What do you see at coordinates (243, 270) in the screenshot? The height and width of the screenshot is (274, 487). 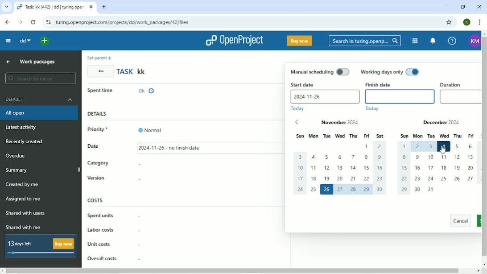 I see `Horizontal scrollbar` at bounding box center [243, 270].